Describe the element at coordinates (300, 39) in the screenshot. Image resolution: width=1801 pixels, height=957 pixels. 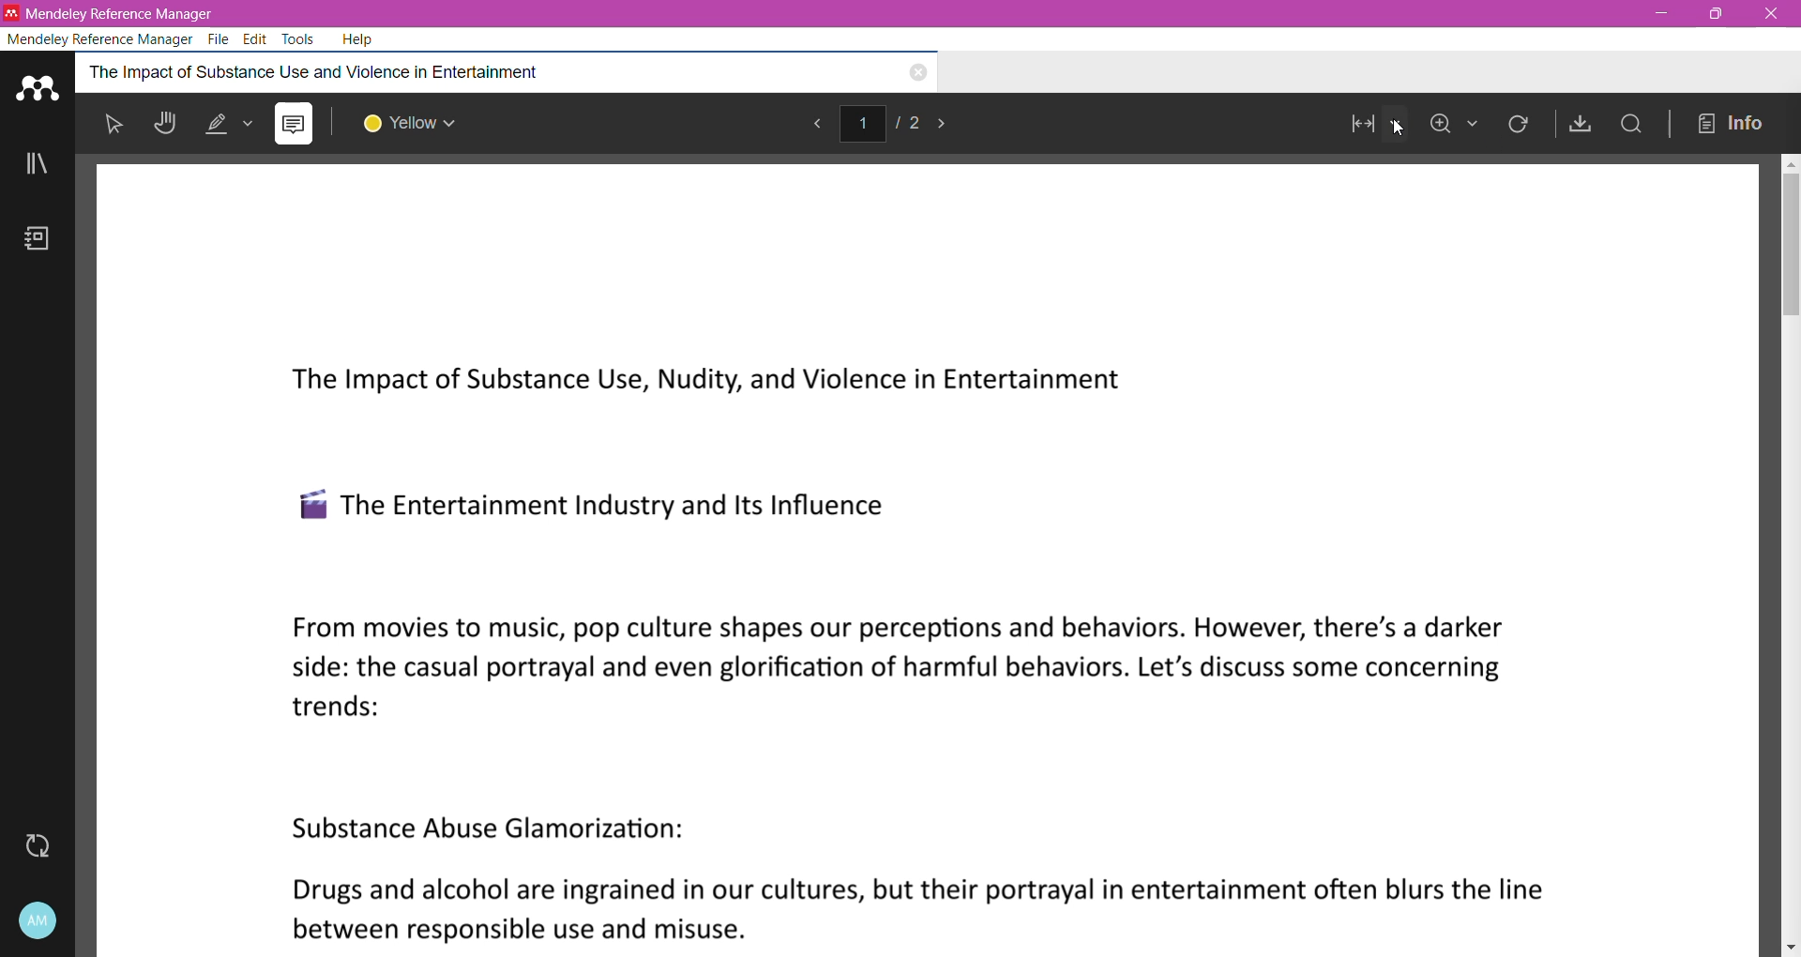
I see `Tools` at that location.